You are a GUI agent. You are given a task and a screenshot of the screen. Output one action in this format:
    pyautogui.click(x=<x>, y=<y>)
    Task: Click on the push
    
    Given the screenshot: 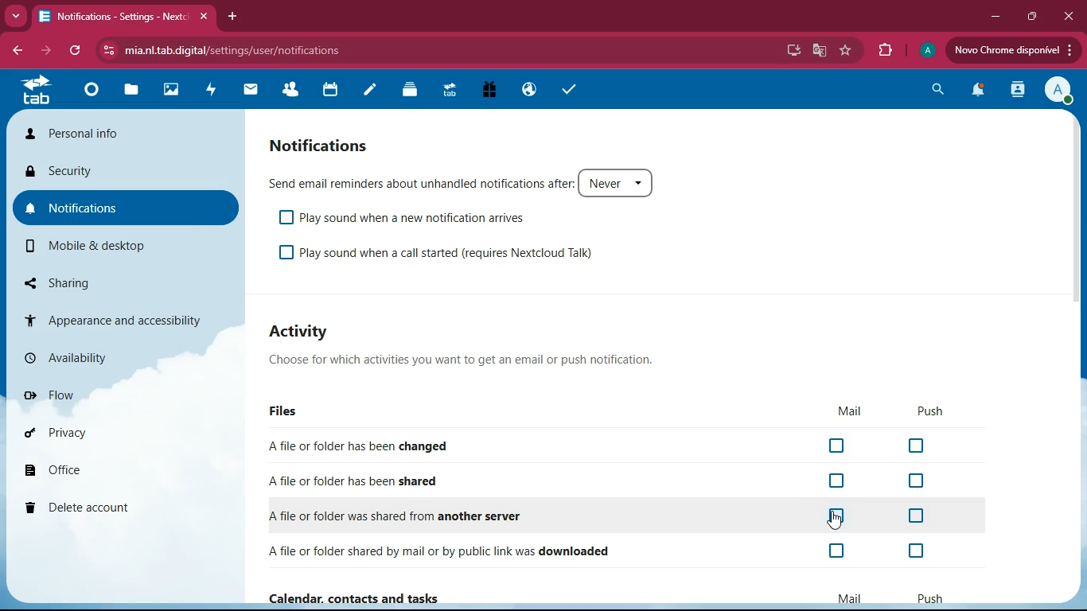 What is the action you would take?
    pyautogui.click(x=933, y=413)
    